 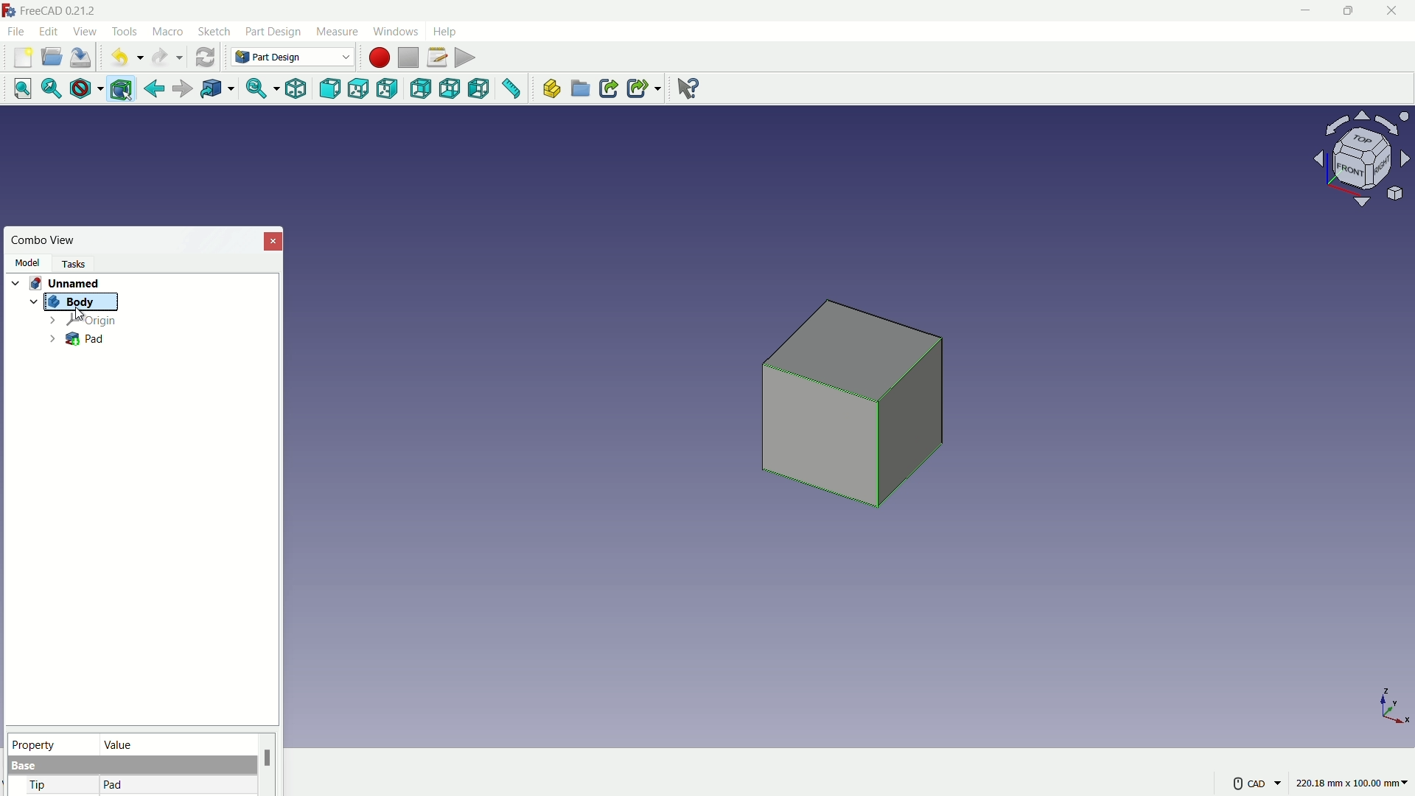 I want to click on file, so click(x=15, y=30).